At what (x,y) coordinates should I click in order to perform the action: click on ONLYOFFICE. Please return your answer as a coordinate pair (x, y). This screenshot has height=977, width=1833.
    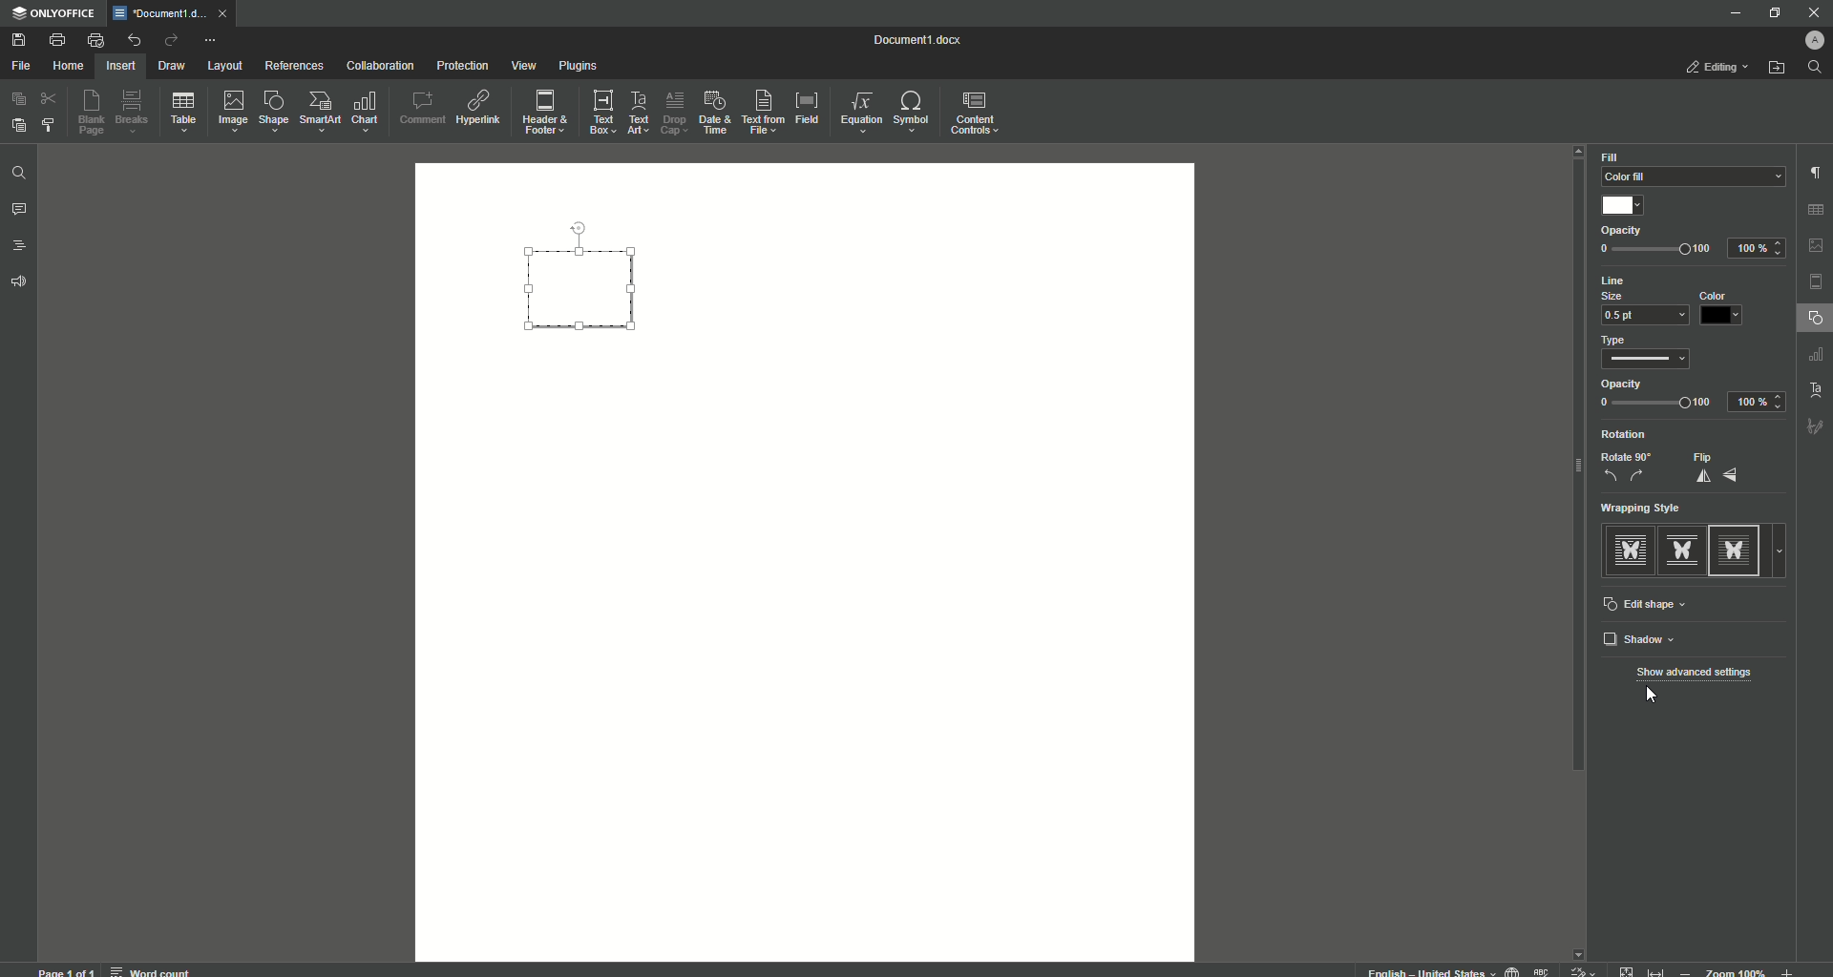
    Looking at the image, I should click on (54, 14).